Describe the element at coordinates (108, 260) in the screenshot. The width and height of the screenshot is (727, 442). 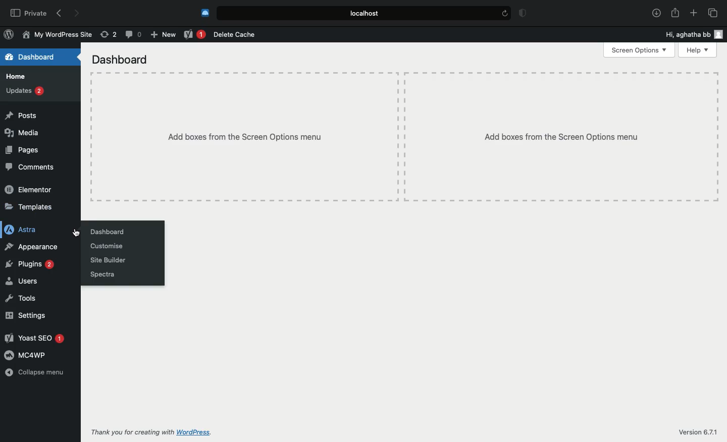
I see `Site builder` at that location.